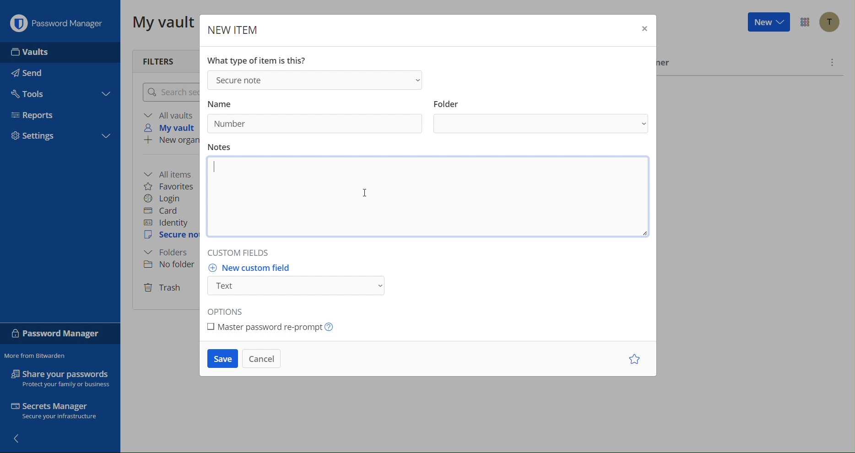 The width and height of the screenshot is (855, 453). I want to click on My vault, so click(160, 23).